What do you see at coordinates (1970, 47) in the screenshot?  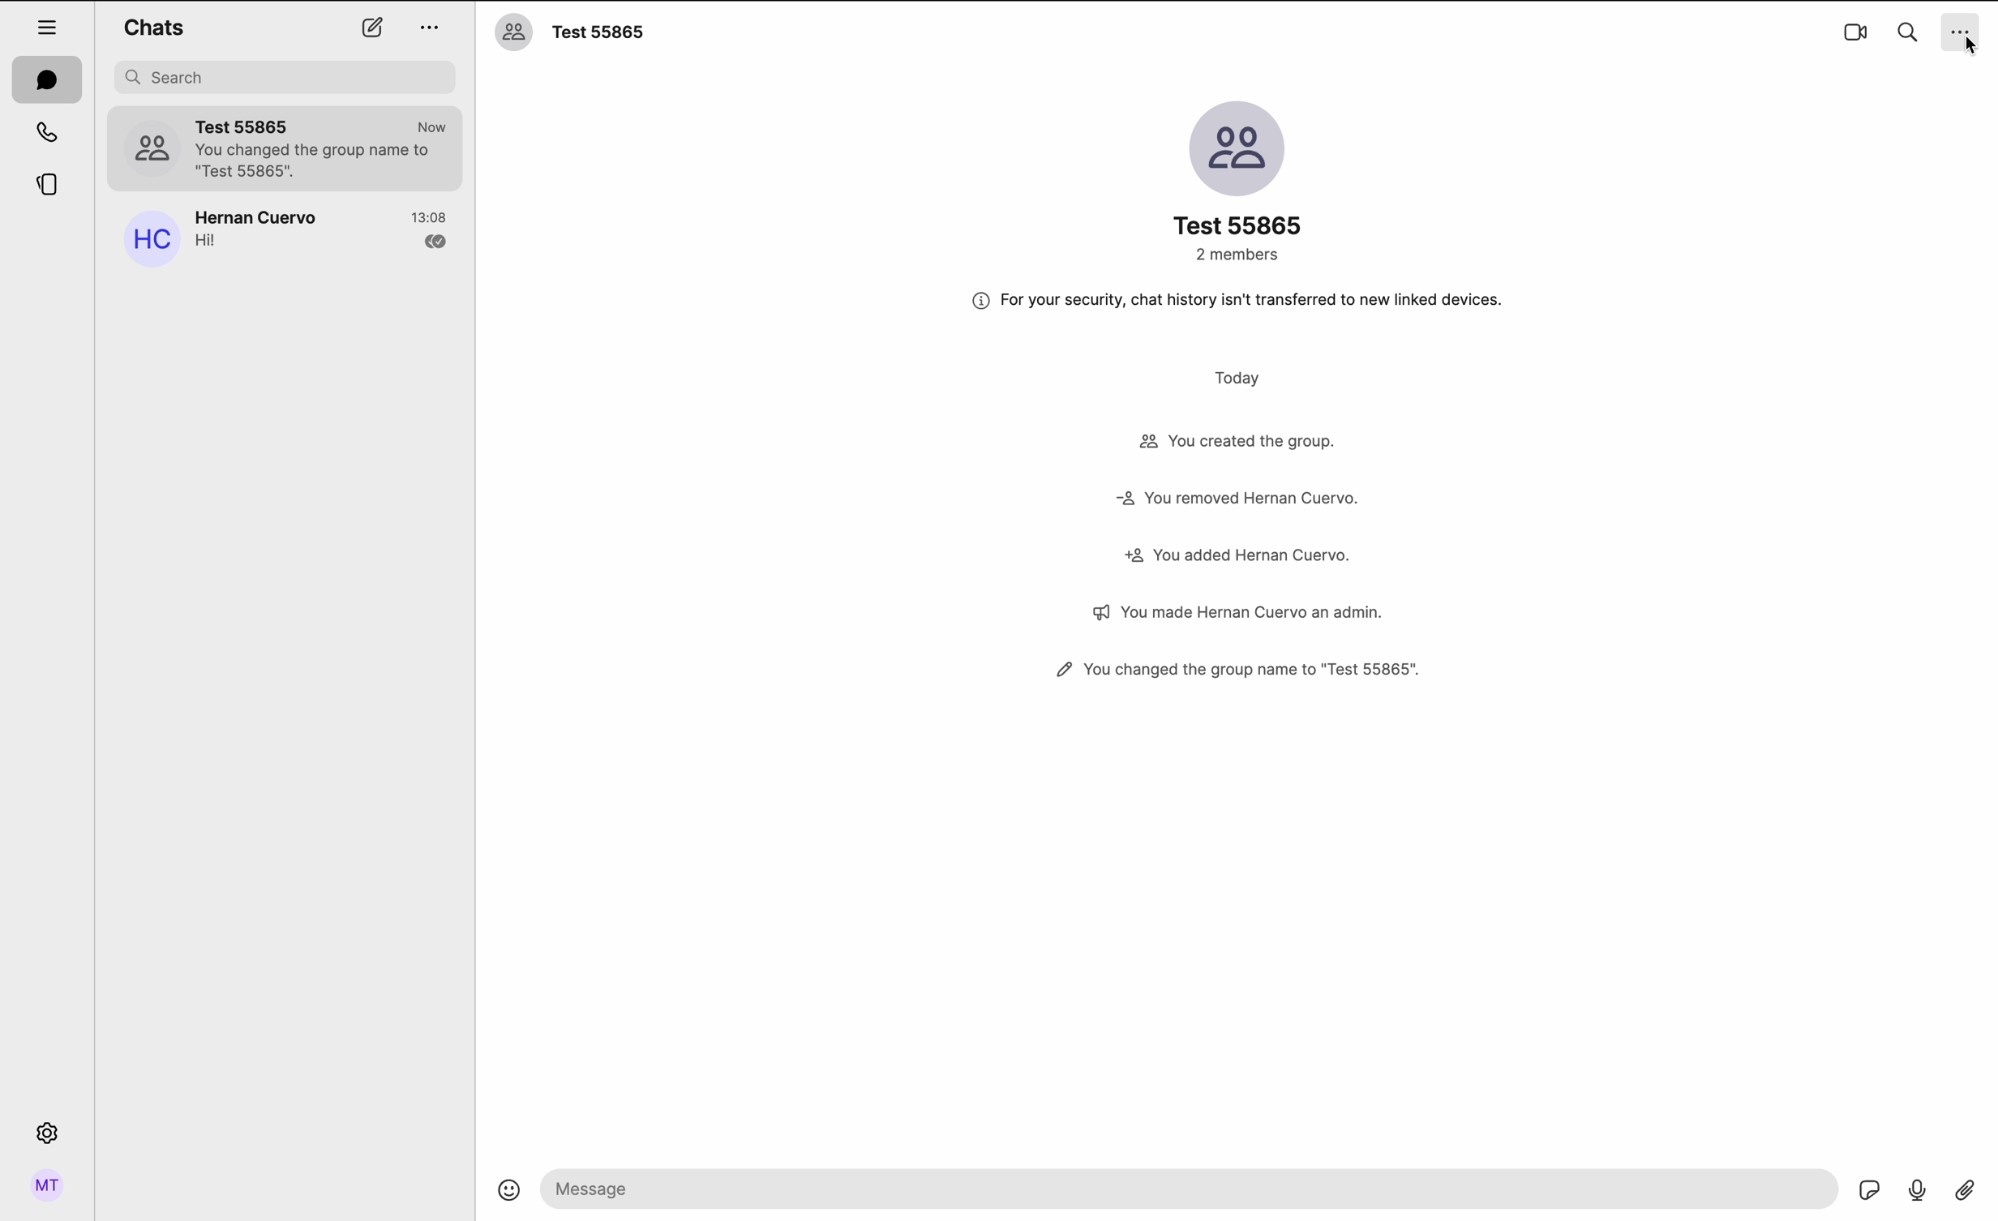 I see `cursor` at bounding box center [1970, 47].